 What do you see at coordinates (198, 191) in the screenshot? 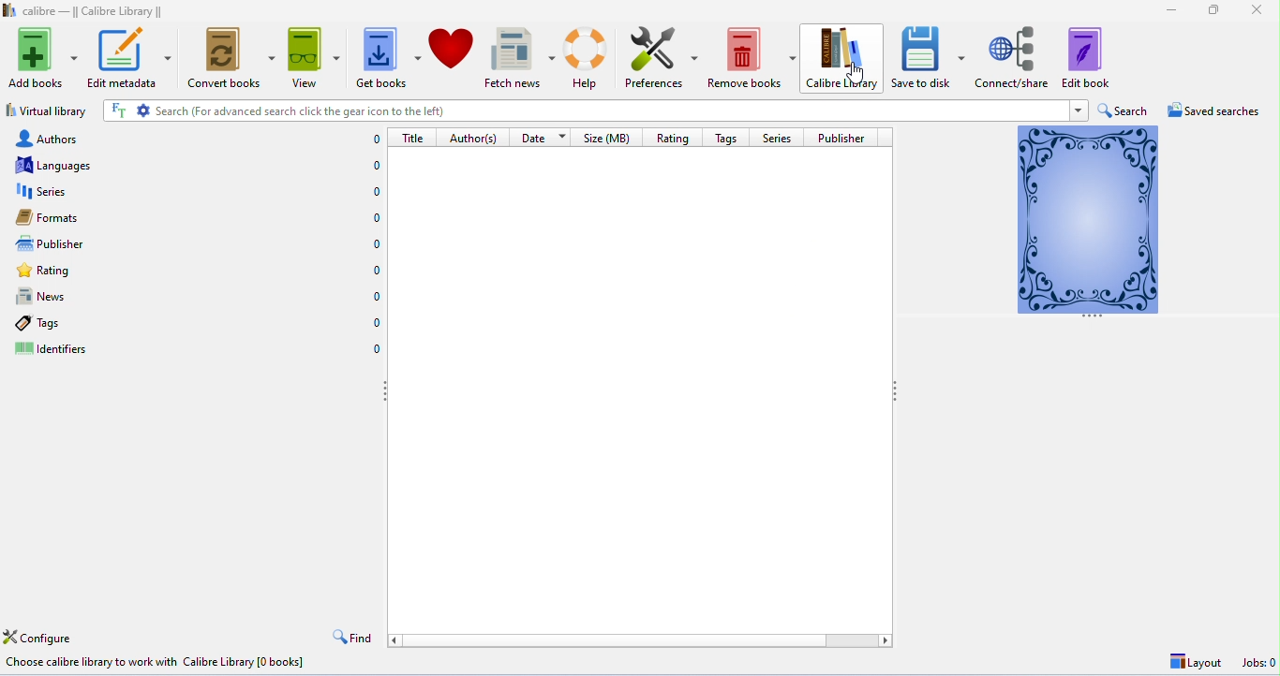
I see `series` at bounding box center [198, 191].